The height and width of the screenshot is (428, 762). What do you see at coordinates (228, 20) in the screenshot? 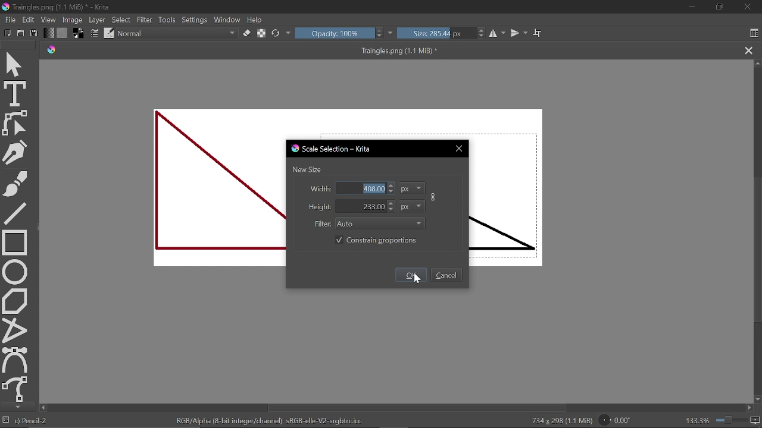
I see `Window` at bounding box center [228, 20].